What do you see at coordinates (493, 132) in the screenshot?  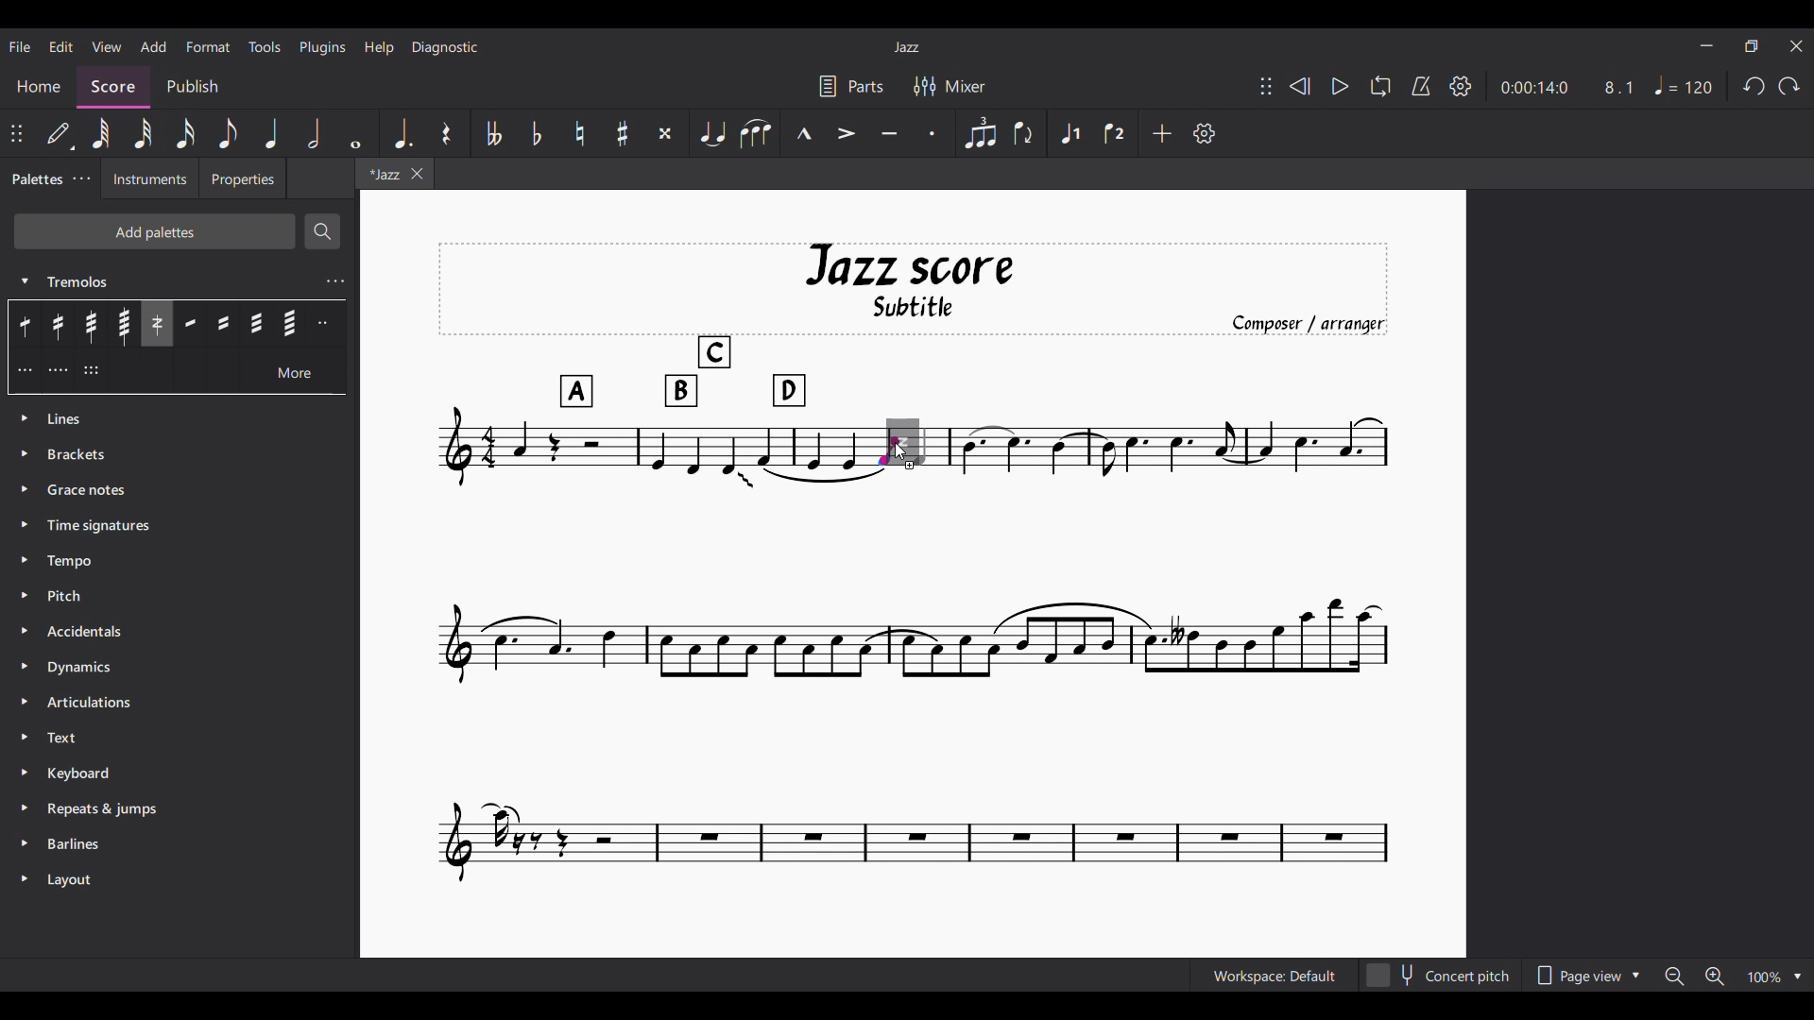 I see `Toggle double flat` at bounding box center [493, 132].